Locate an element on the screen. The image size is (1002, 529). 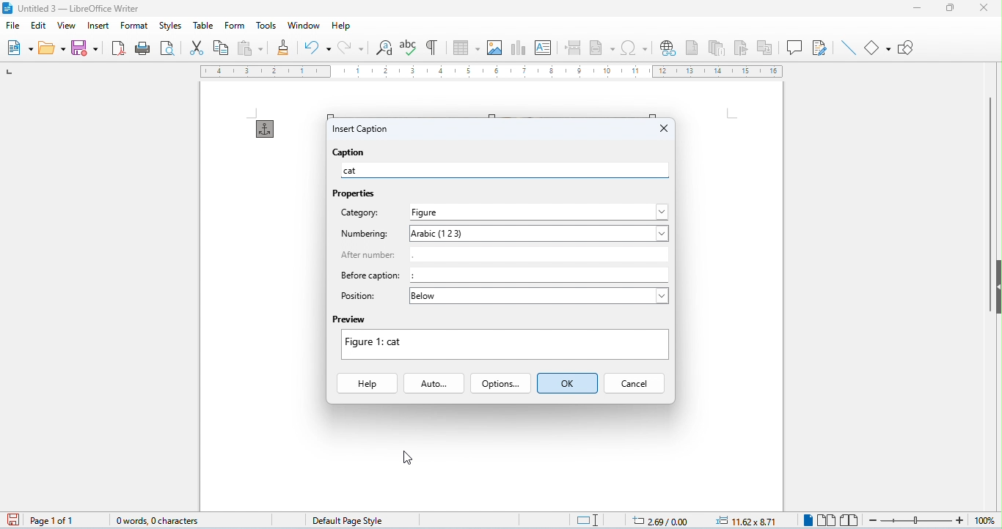
auto is located at coordinates (435, 383).